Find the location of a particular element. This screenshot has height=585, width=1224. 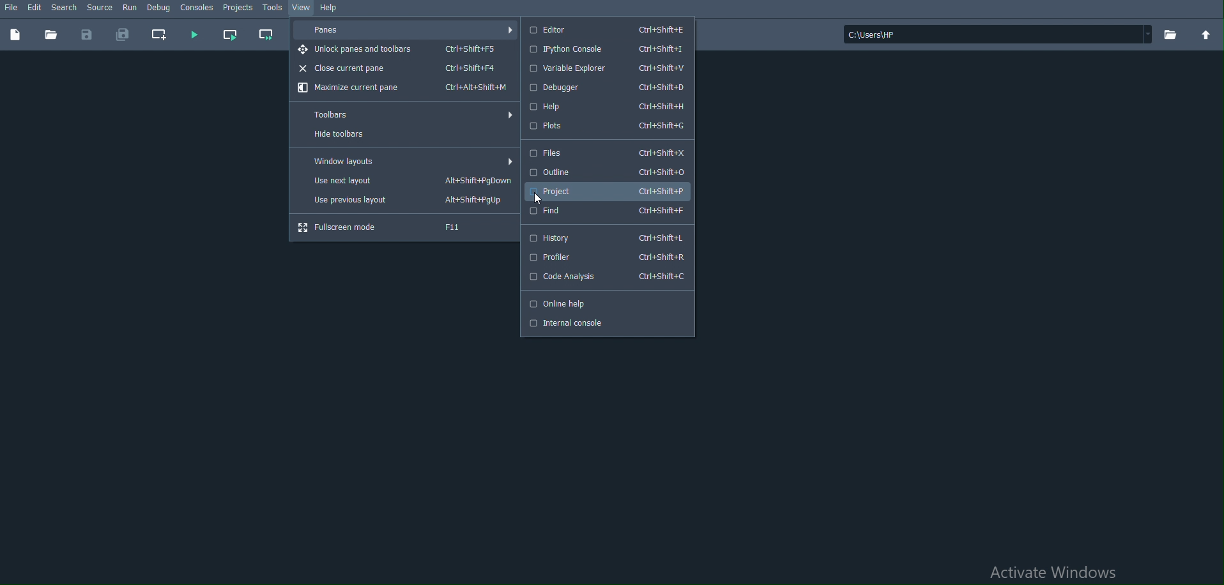

Debugger is located at coordinates (604, 87).